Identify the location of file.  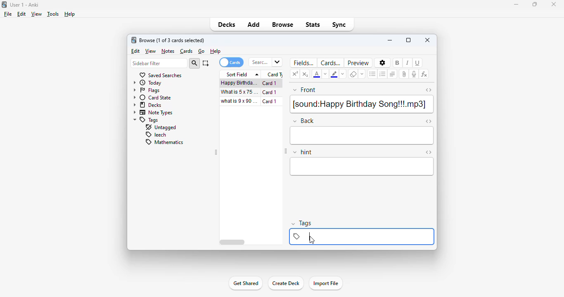
(8, 14).